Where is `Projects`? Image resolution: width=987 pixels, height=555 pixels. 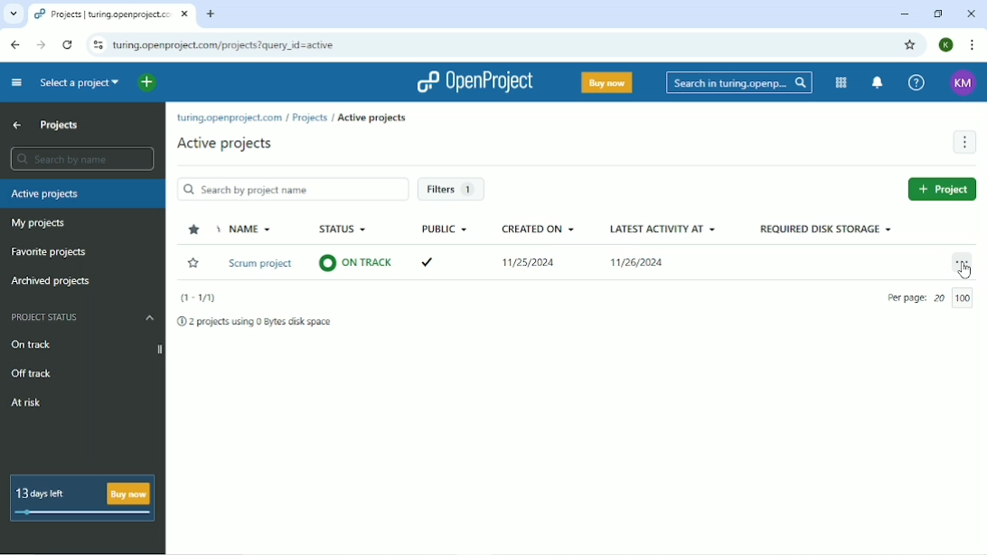 Projects is located at coordinates (60, 125).